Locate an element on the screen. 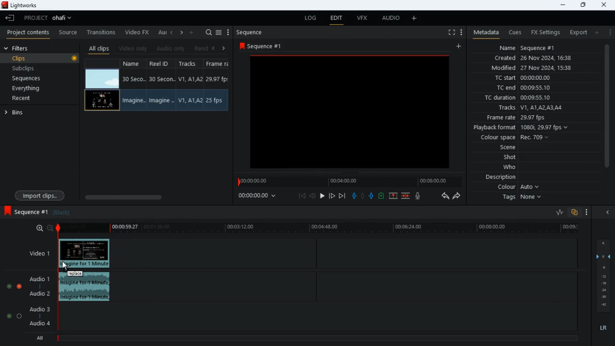  description is located at coordinates (497, 178).